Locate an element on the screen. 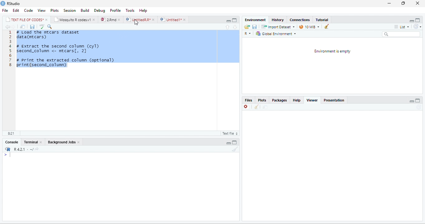 Image resolution: width=425 pixels, height=224 pixels. File is located at coordinates (5, 10).